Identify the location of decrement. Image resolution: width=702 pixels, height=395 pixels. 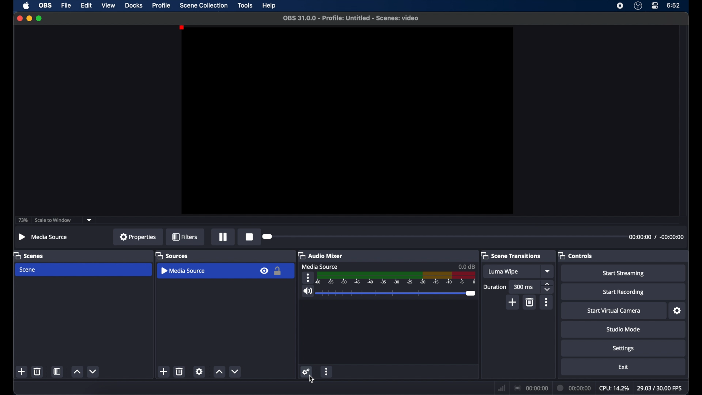
(235, 372).